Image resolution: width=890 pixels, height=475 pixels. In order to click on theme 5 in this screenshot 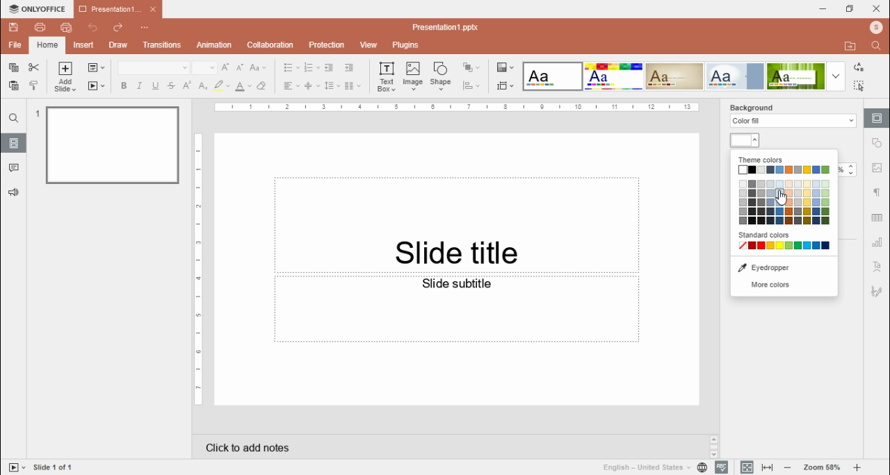, I will do `click(796, 77)`.